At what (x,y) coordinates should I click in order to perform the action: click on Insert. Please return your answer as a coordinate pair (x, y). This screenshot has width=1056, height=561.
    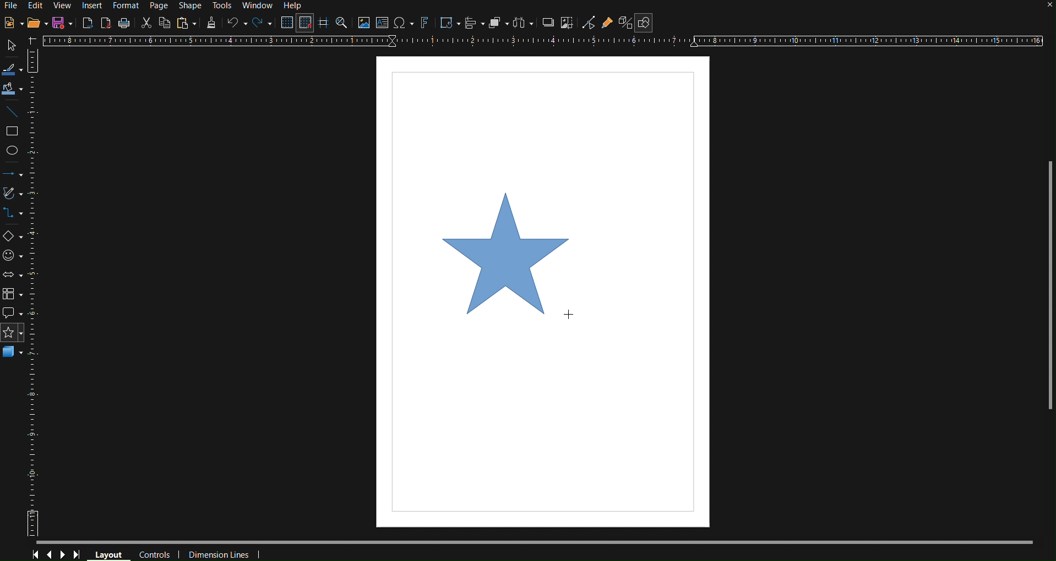
    Looking at the image, I should click on (91, 6).